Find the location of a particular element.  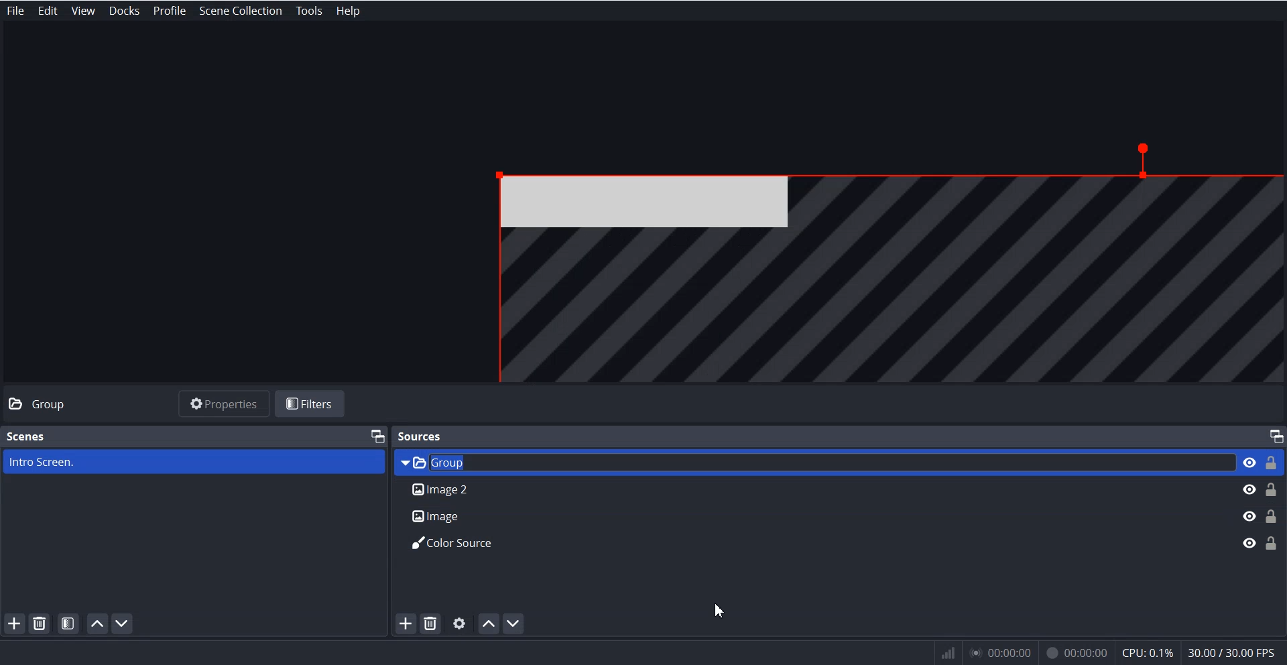

File is located at coordinates (16, 11).